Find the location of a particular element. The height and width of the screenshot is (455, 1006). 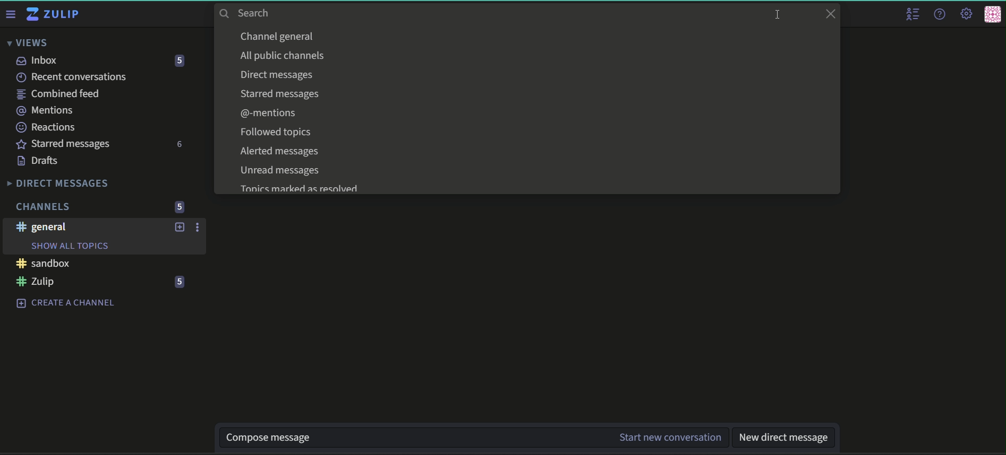

Reactions is located at coordinates (47, 127).